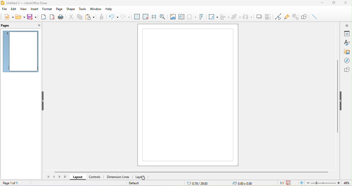 This screenshot has width=352, height=186. Describe the element at coordinates (44, 17) in the screenshot. I see `export` at that location.